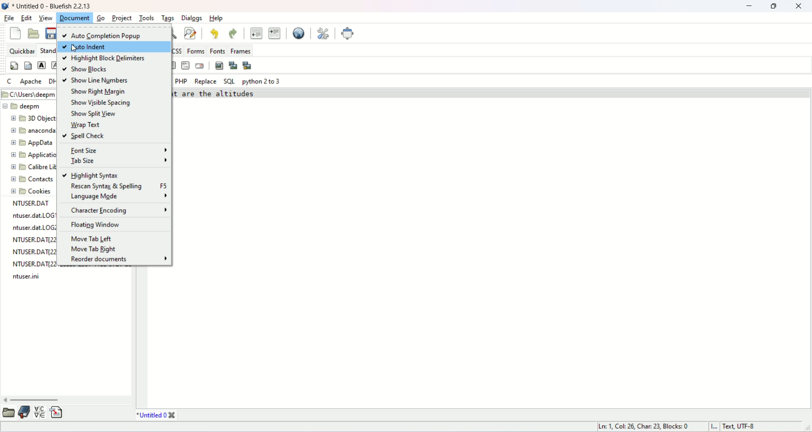 This screenshot has width=812, height=432. Describe the element at coordinates (33, 179) in the screenshot. I see `contacts` at that location.